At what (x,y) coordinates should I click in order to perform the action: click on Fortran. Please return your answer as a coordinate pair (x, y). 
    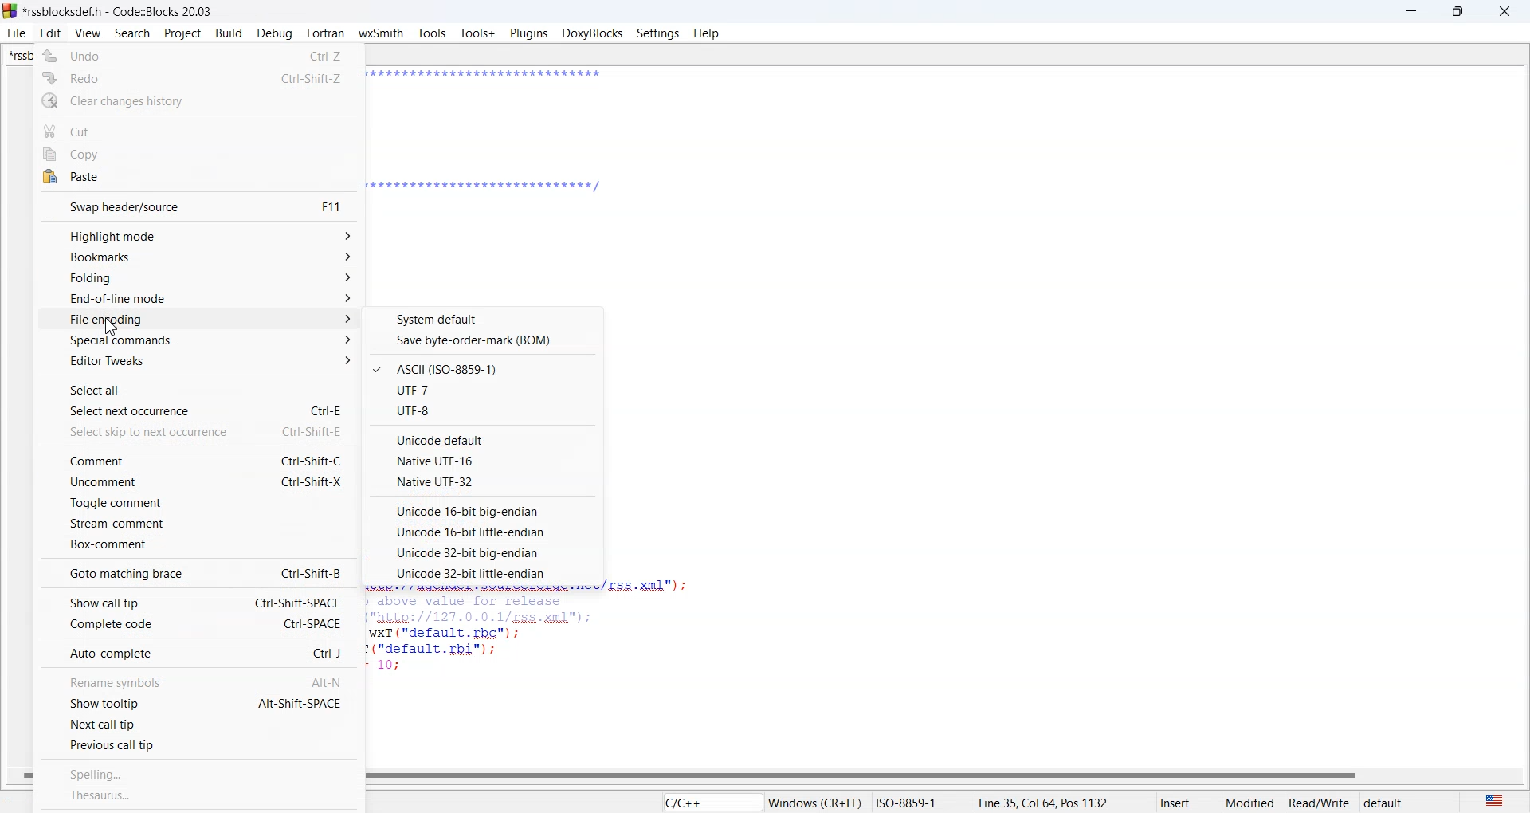
    Looking at the image, I should click on (324, 33).